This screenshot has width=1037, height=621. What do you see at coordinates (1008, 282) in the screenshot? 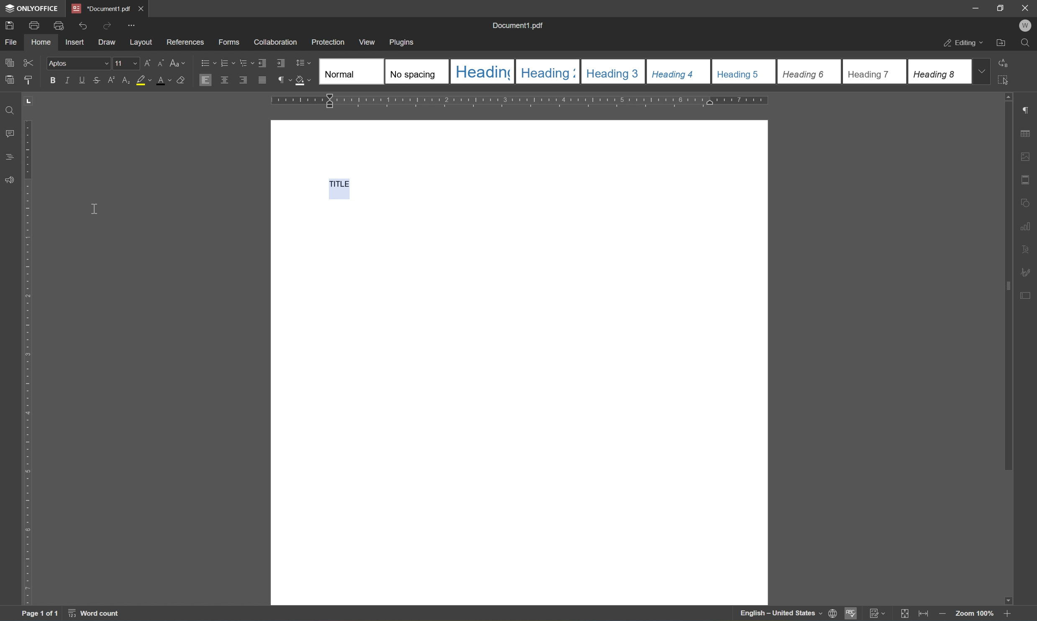
I see `scroll bar` at bounding box center [1008, 282].